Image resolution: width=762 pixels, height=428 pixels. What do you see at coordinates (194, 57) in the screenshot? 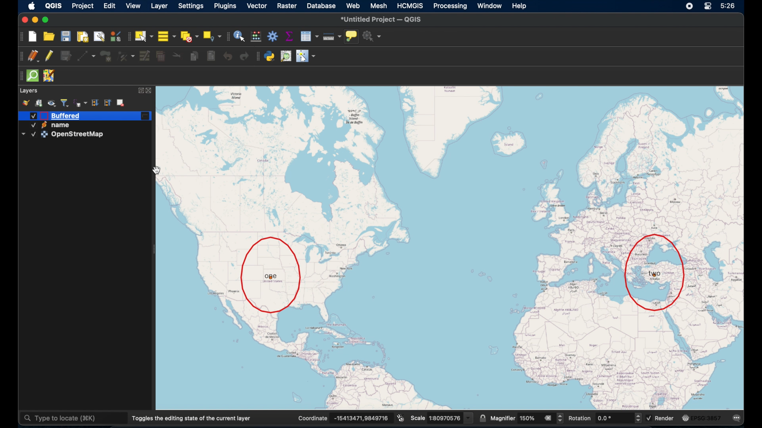
I see `copy features` at bounding box center [194, 57].